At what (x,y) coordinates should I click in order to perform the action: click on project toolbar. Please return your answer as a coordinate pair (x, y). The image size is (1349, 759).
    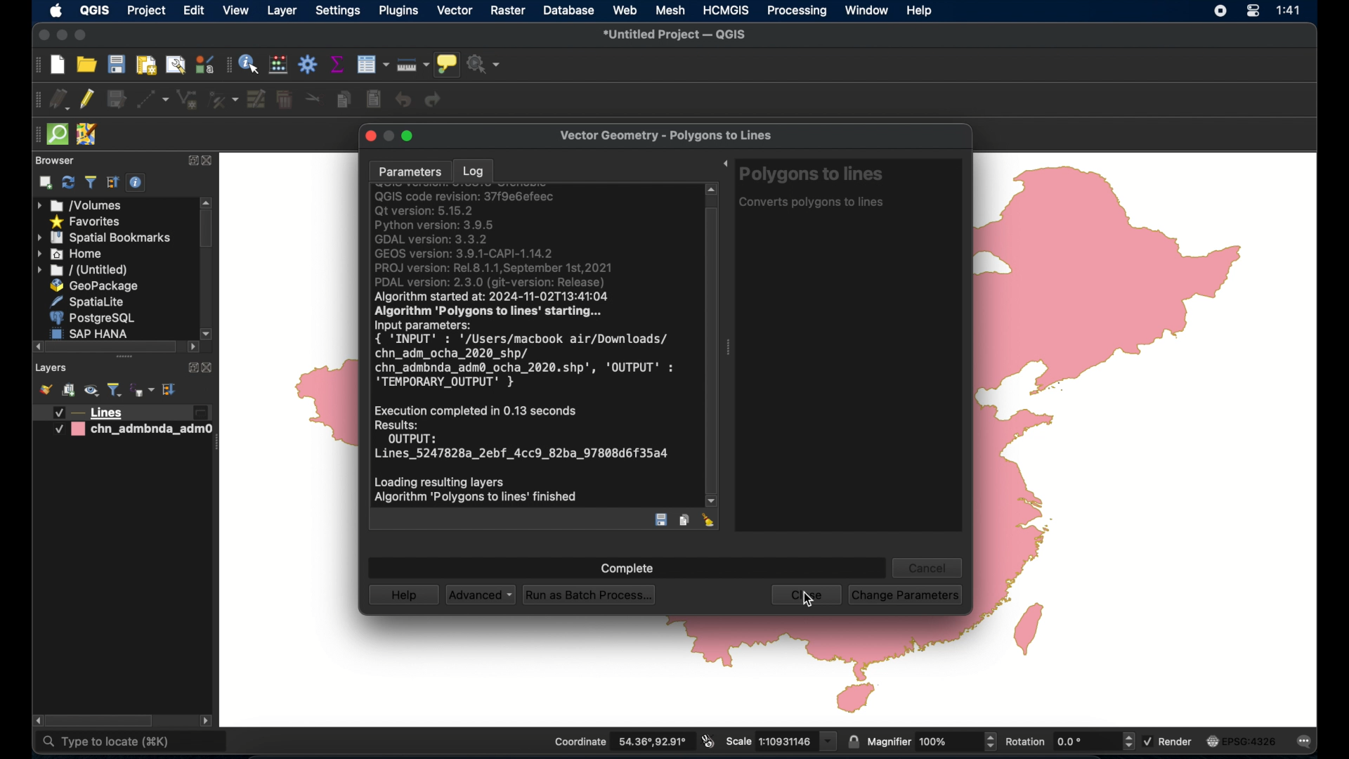
    Looking at the image, I should click on (39, 65).